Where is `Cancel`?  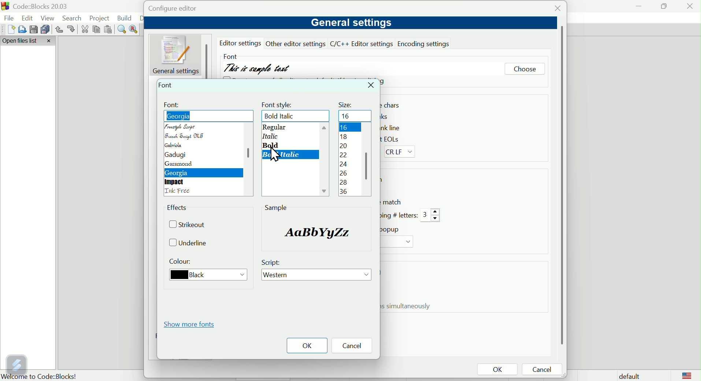 Cancel is located at coordinates (355, 346).